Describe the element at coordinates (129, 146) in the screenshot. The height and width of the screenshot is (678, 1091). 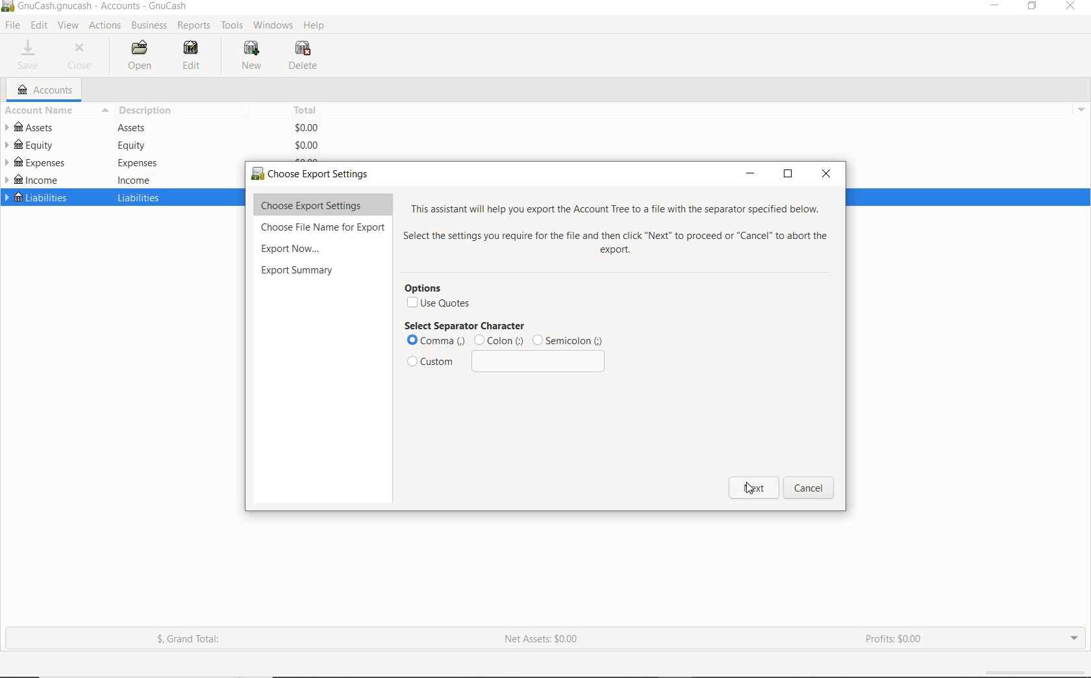
I see `equity` at that location.